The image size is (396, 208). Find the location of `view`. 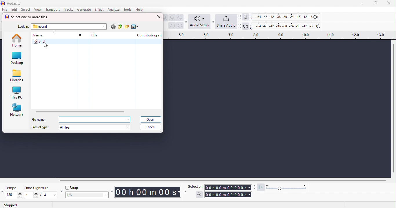

view is located at coordinates (38, 10).